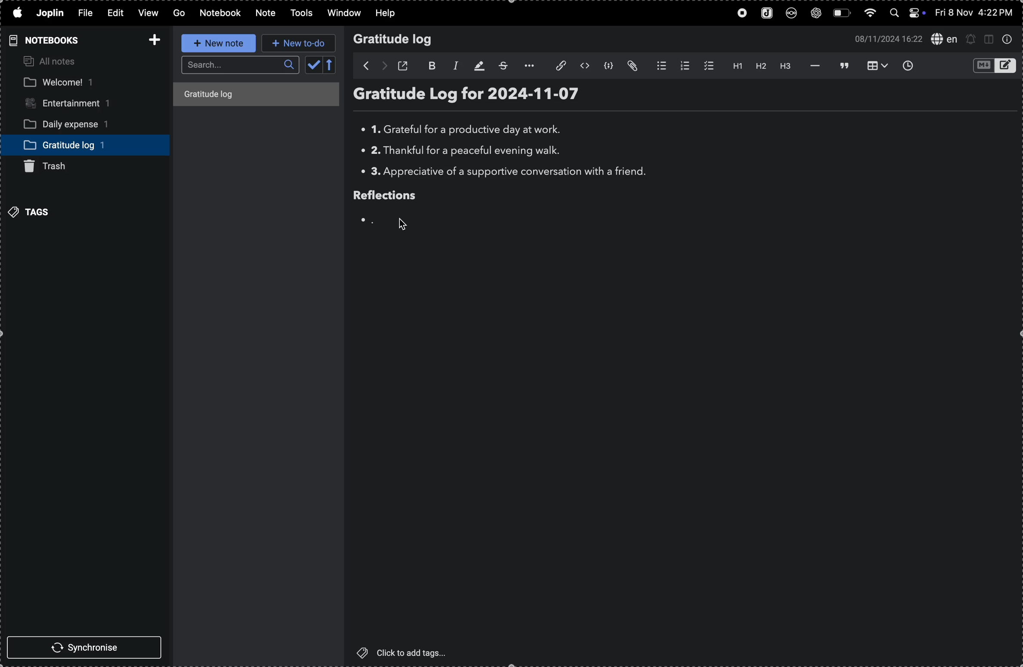 Image resolution: width=1023 pixels, height=667 pixels. What do you see at coordinates (558, 65) in the screenshot?
I see `insert link` at bounding box center [558, 65].